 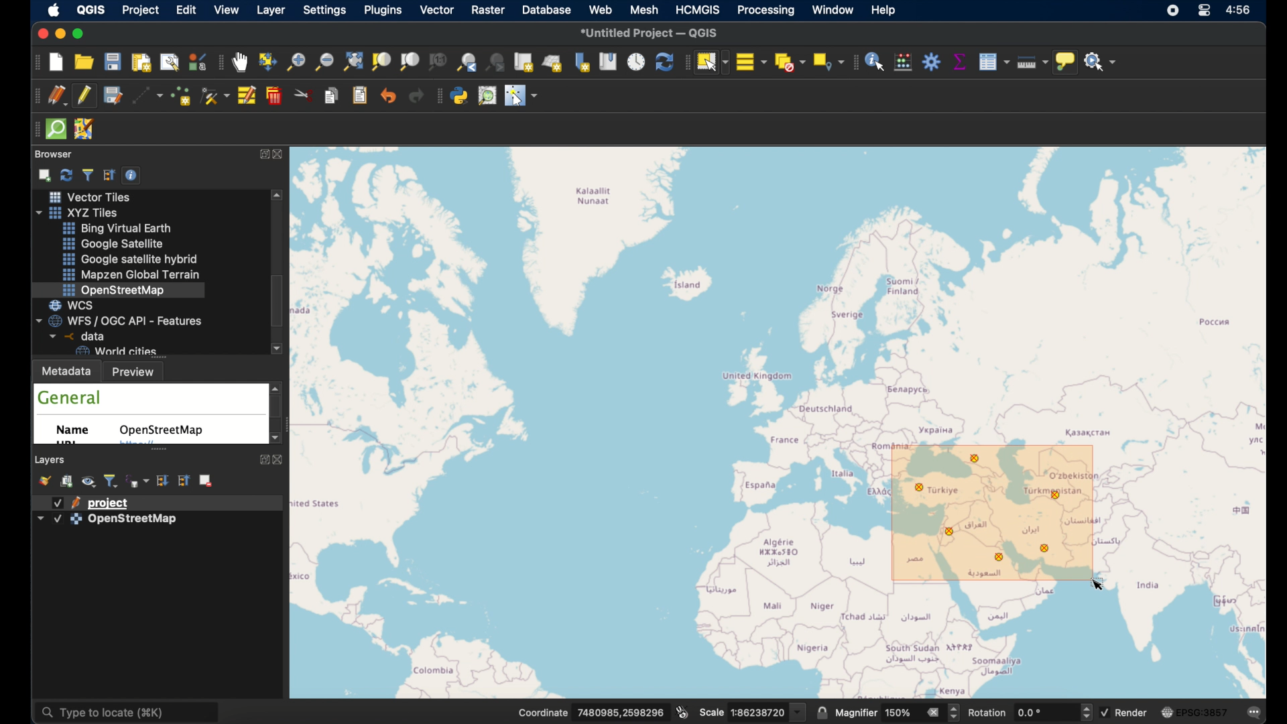 I want to click on cut features, so click(x=304, y=95).